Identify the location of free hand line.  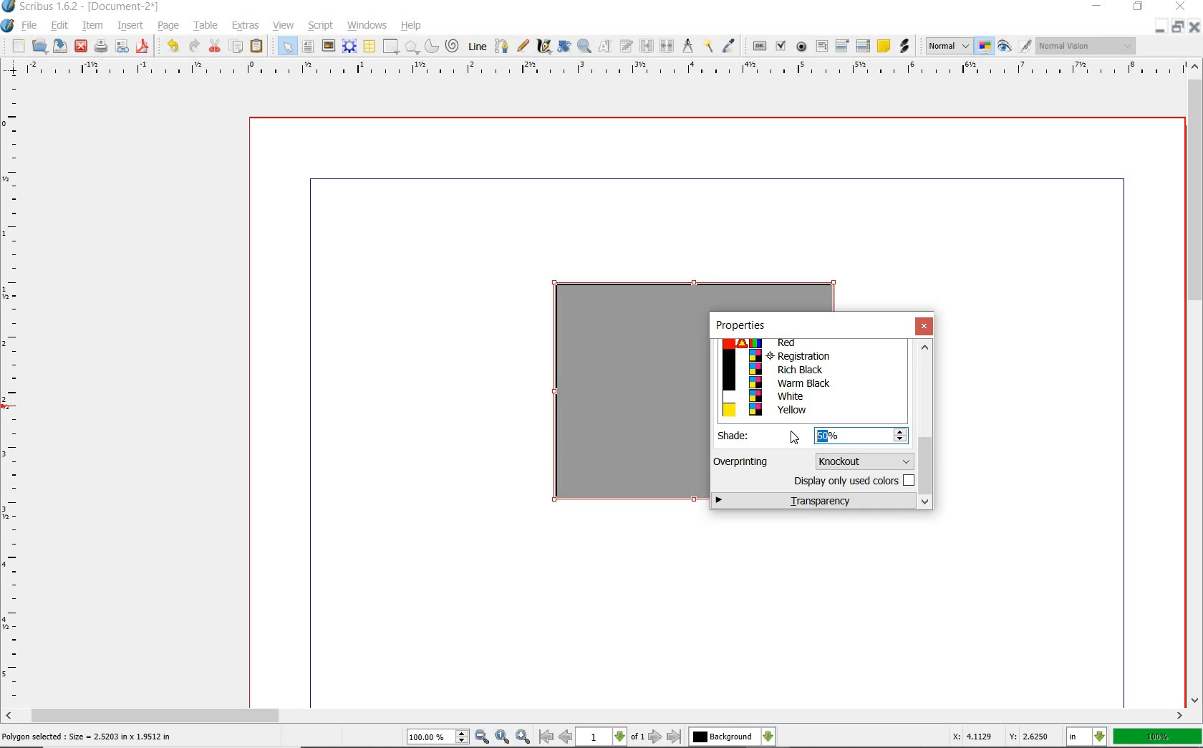
(523, 45).